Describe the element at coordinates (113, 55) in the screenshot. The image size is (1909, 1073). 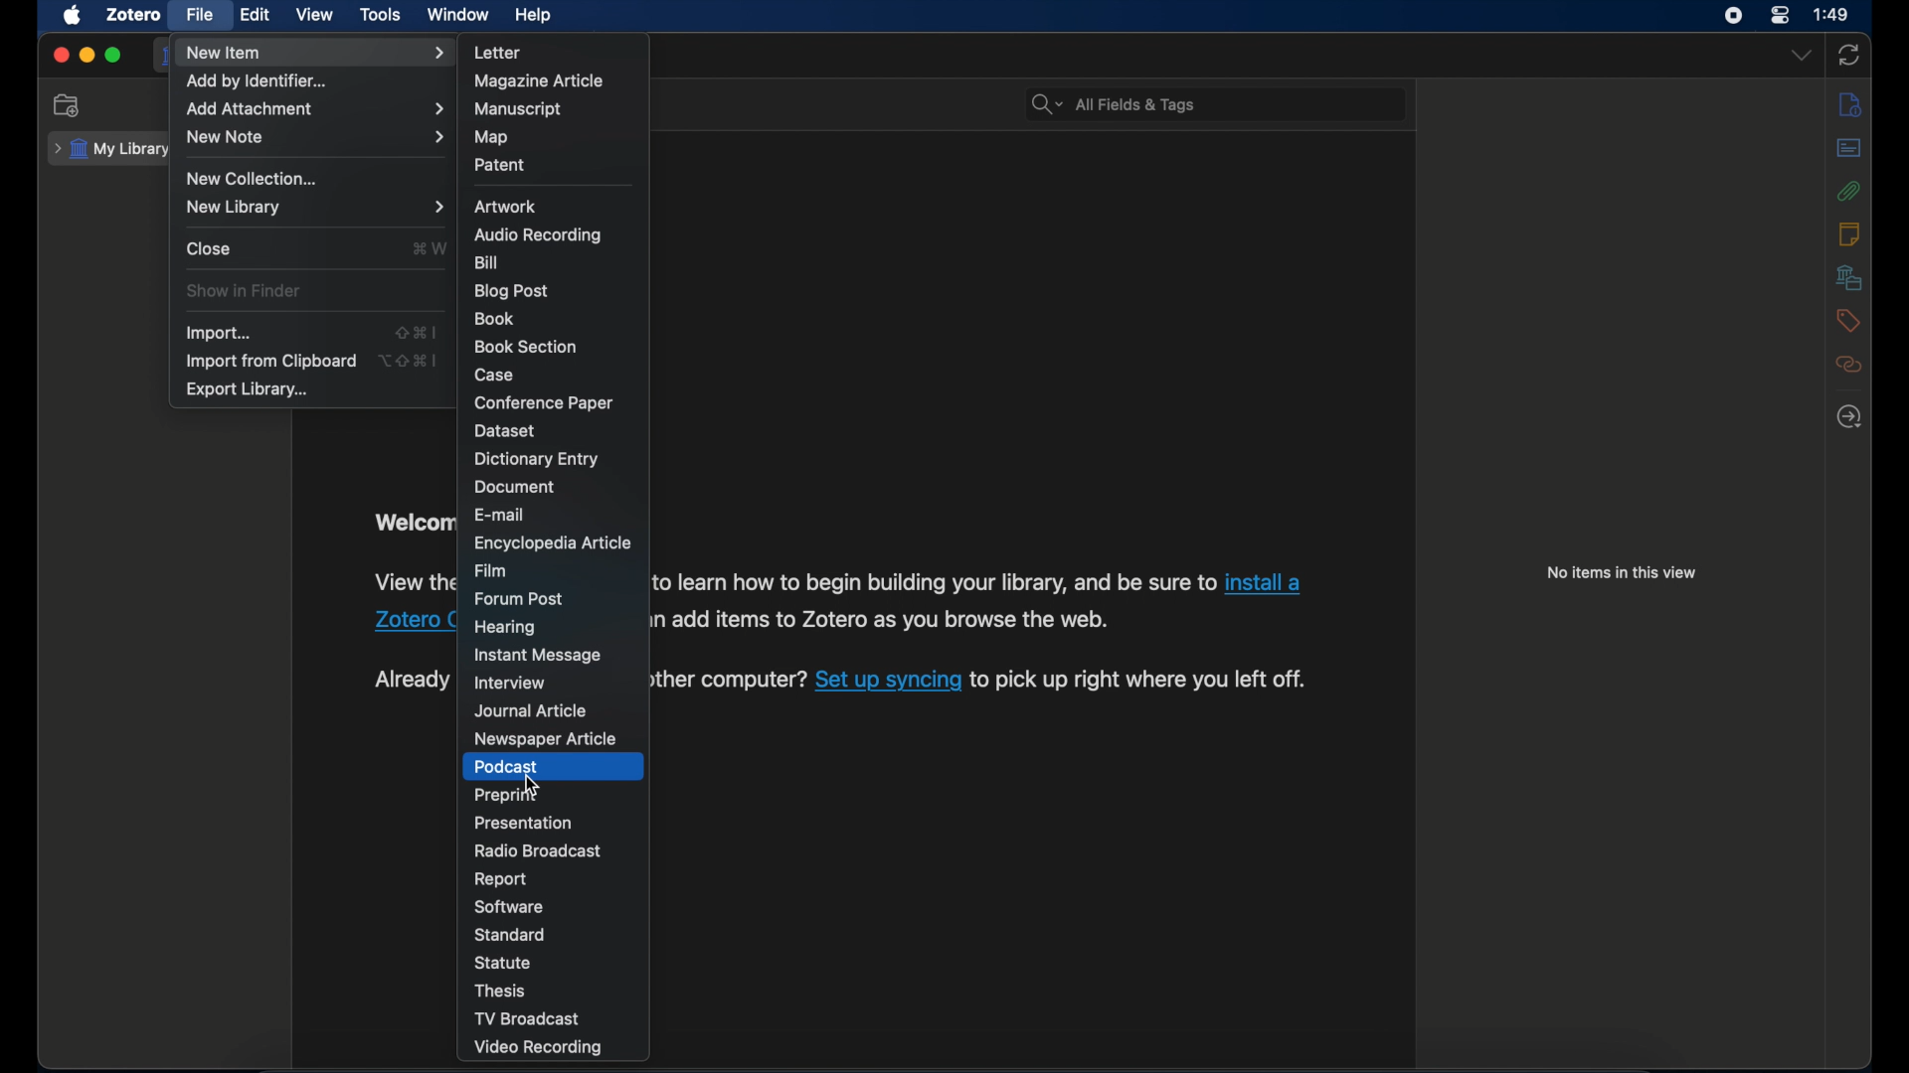
I see `maximize` at that location.